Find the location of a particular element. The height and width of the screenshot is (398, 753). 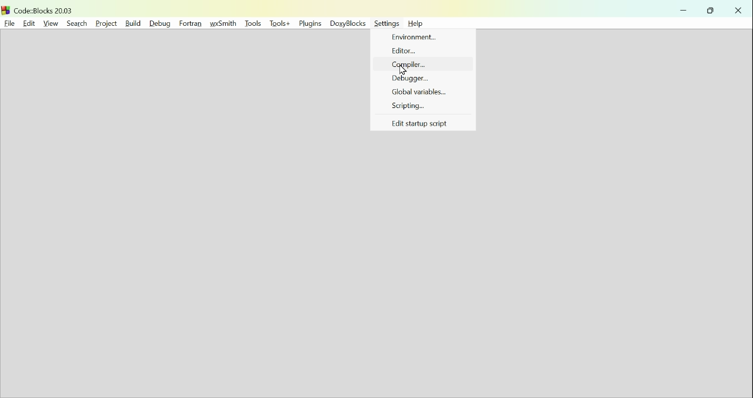

Tools is located at coordinates (254, 23).